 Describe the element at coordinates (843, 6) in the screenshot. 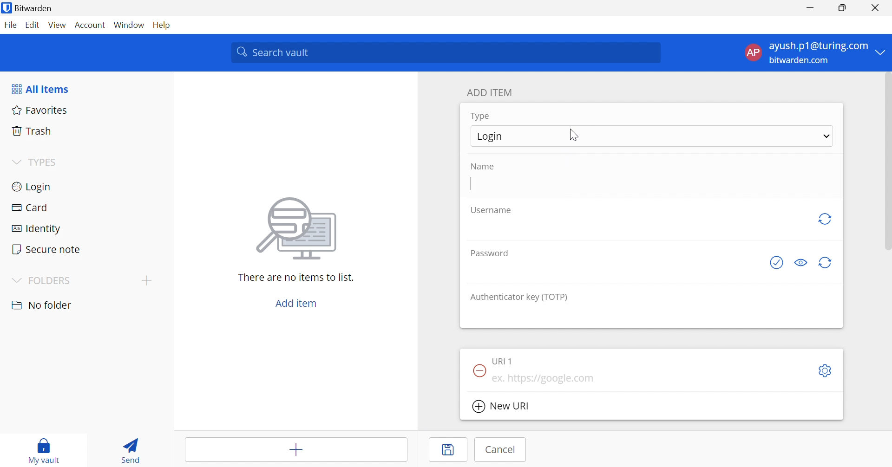

I see `Restore Down` at that location.